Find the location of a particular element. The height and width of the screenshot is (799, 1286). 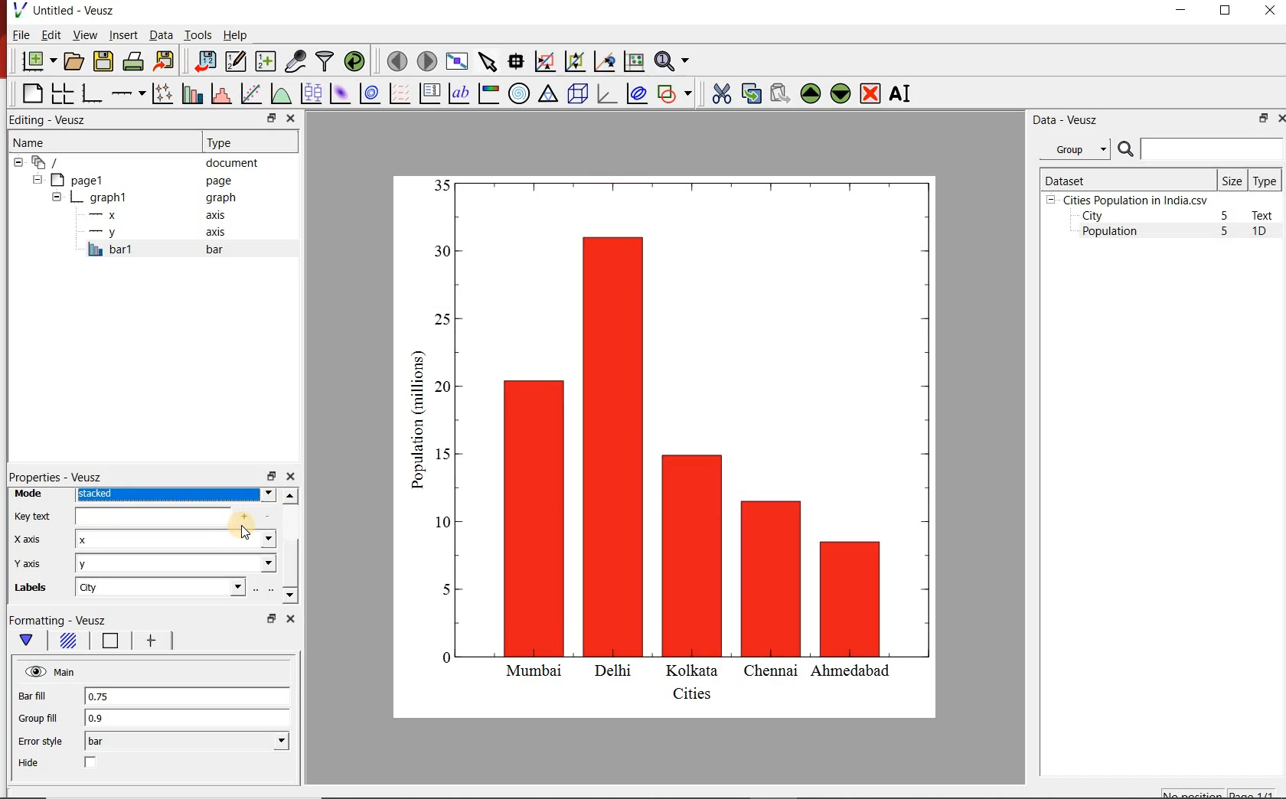

bar1 is located at coordinates (171, 249).